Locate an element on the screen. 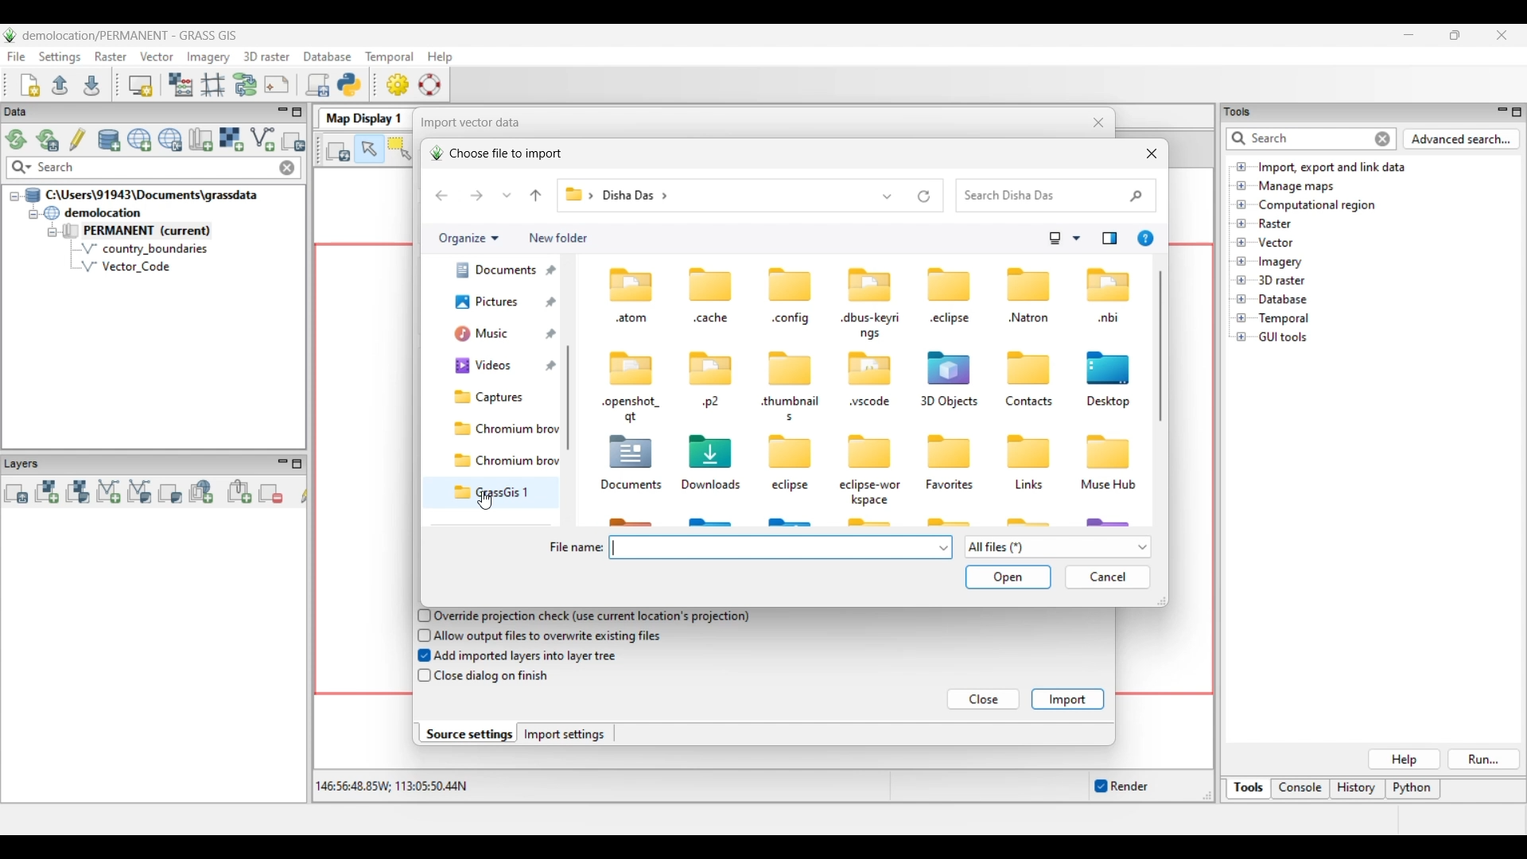  checkbox is located at coordinates (422, 676).